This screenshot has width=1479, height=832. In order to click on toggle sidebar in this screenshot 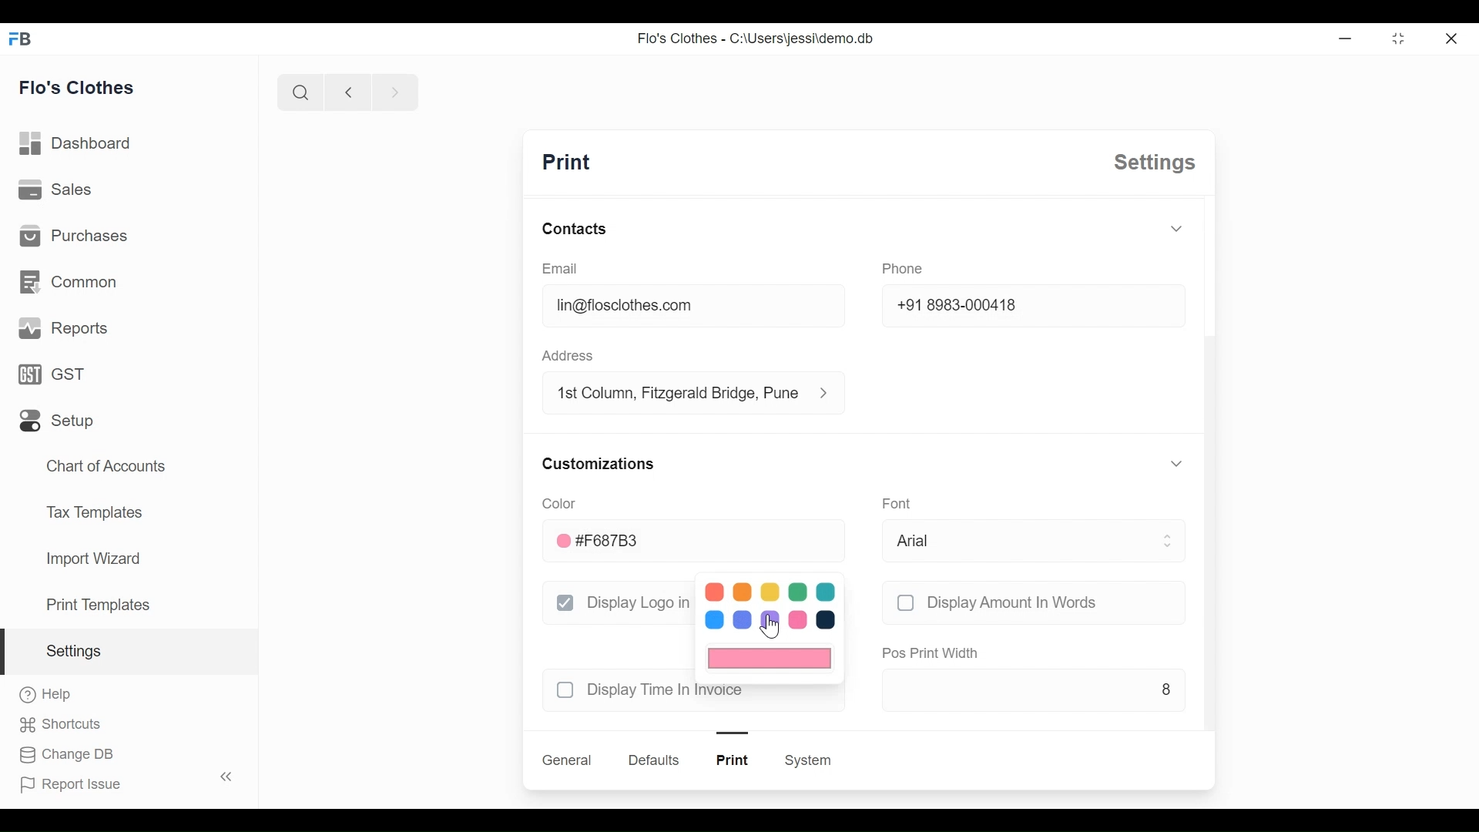, I will do `click(228, 777)`.